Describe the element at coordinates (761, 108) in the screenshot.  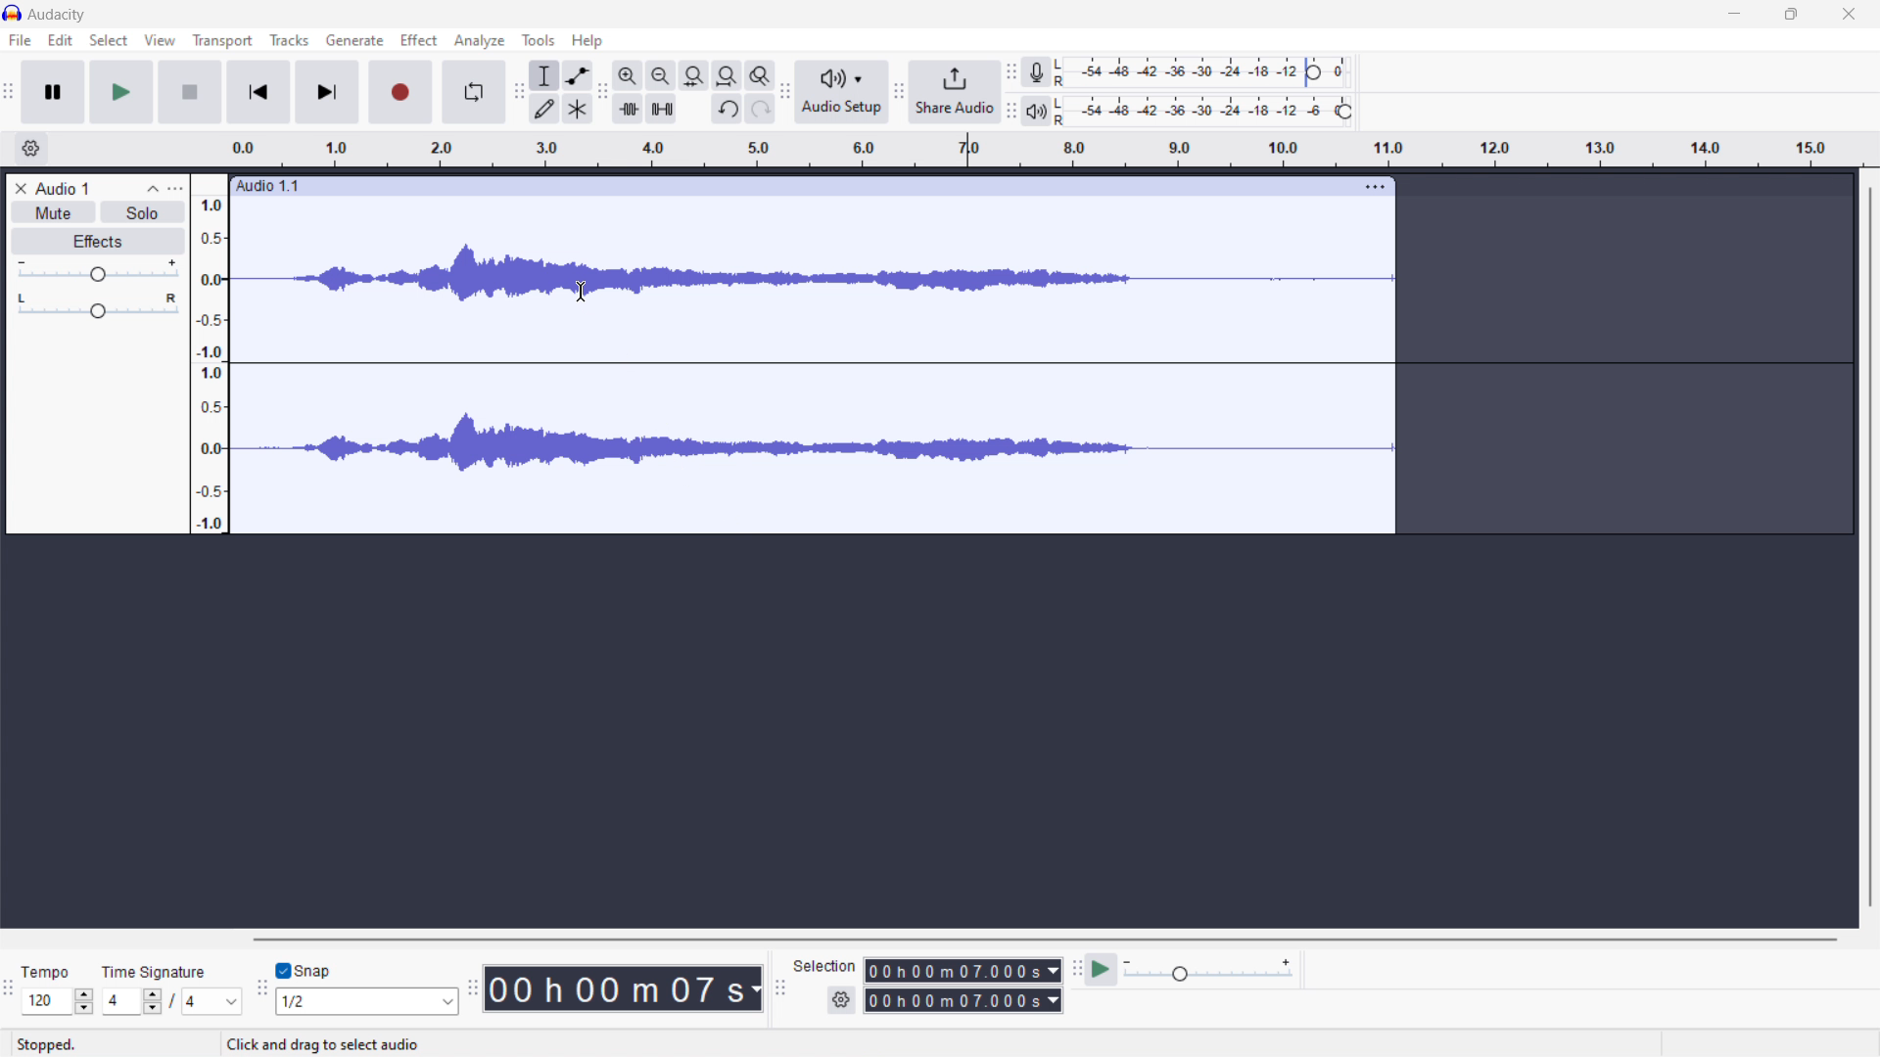
I see `redo` at that location.